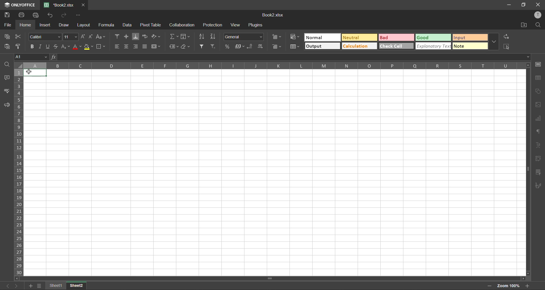 This screenshot has height=290, width=545. Describe the element at coordinates (539, 78) in the screenshot. I see `table` at that location.